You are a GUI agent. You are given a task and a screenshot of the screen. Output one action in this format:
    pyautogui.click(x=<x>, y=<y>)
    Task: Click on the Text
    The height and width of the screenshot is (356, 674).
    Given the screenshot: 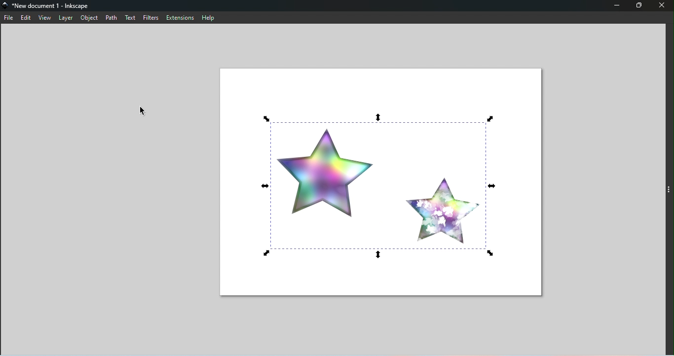 What is the action you would take?
    pyautogui.click(x=132, y=18)
    